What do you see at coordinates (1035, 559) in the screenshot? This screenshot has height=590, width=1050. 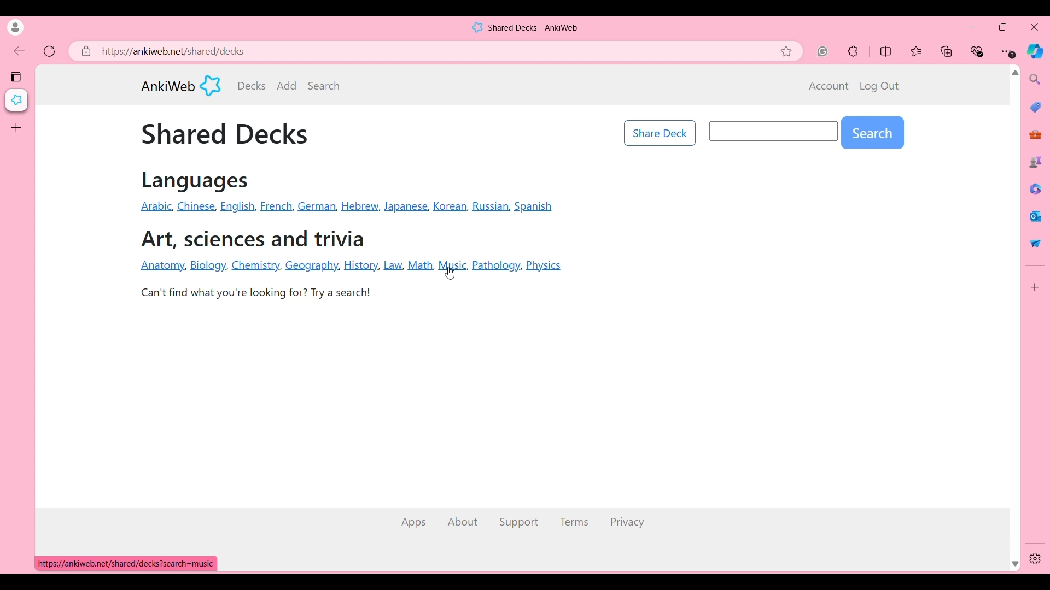 I see `Settings` at bounding box center [1035, 559].